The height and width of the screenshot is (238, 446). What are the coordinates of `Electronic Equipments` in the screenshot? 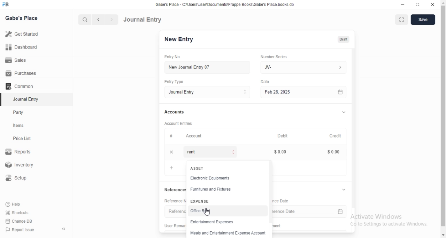 It's located at (217, 179).